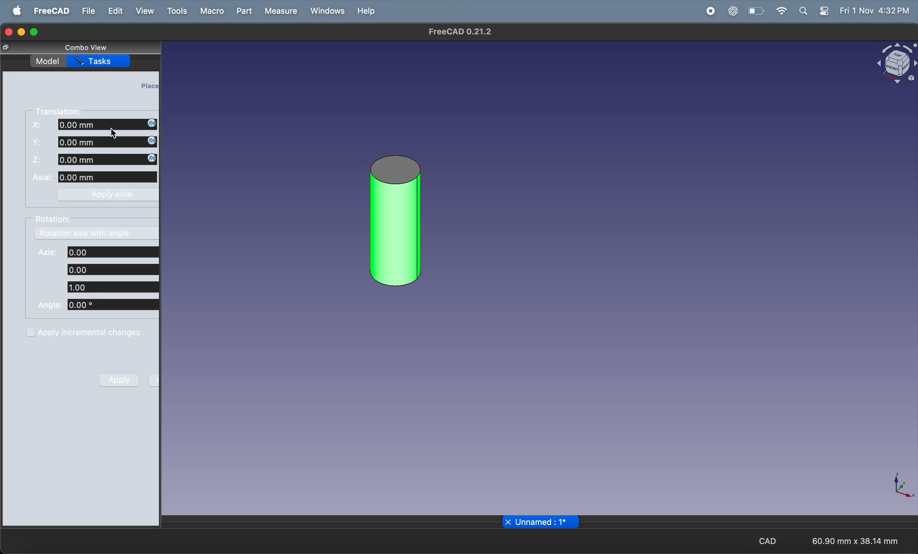 The width and height of the screenshot is (918, 554). Describe the element at coordinates (547, 522) in the screenshot. I see `unnamed : 1*` at that location.